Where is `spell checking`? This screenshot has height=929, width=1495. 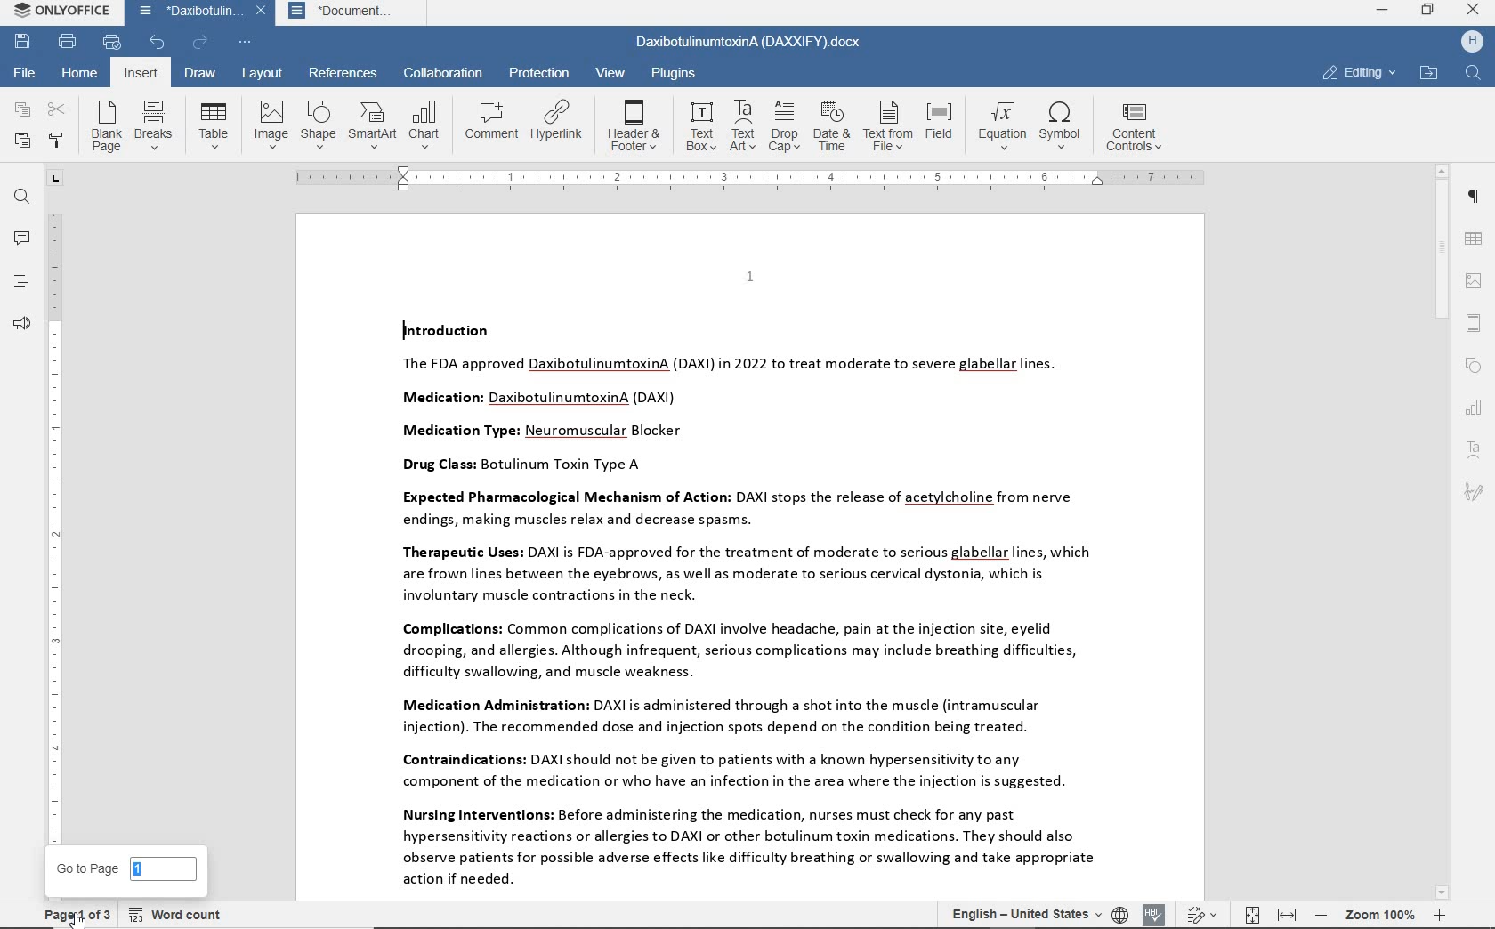 spell checking is located at coordinates (1155, 913).